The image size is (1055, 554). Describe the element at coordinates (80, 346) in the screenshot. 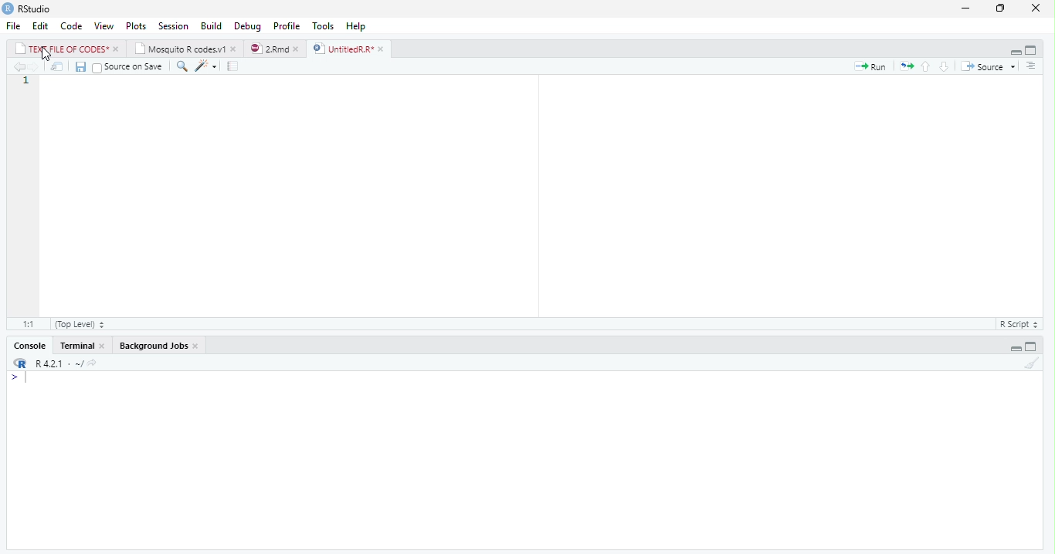

I see `Console` at that location.